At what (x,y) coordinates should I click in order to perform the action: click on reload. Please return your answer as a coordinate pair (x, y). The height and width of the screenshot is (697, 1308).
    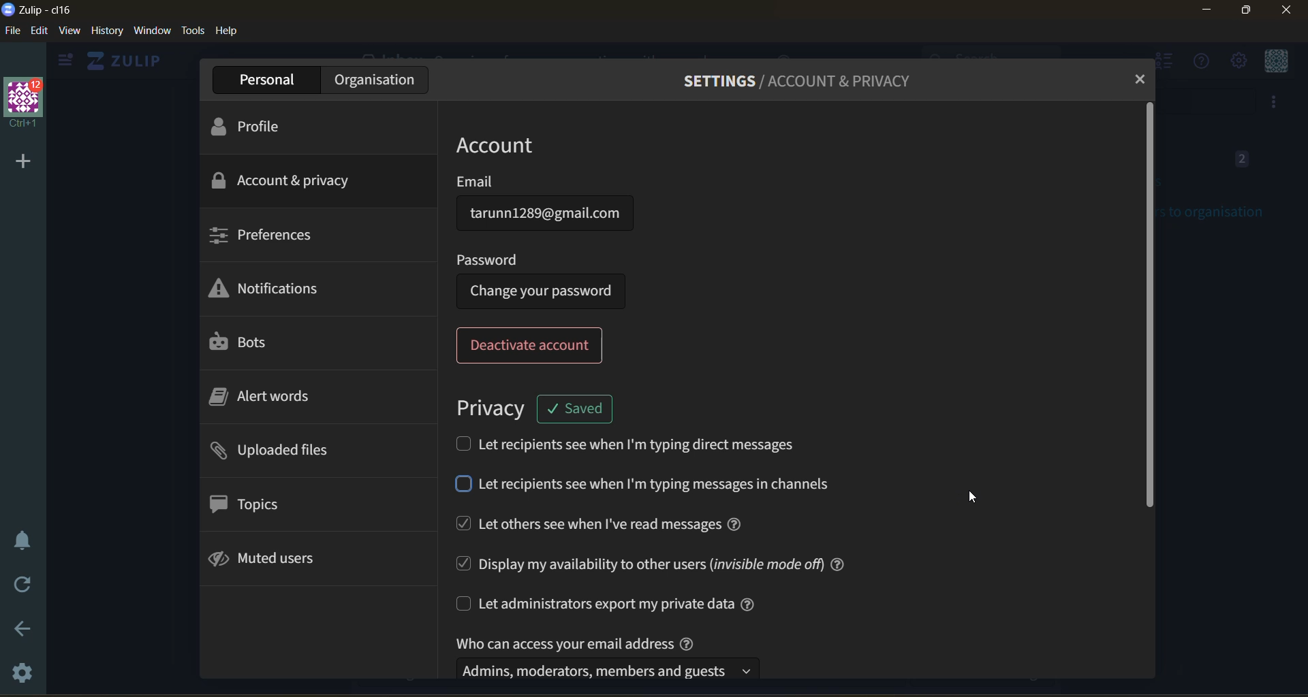
    Looking at the image, I should click on (24, 585).